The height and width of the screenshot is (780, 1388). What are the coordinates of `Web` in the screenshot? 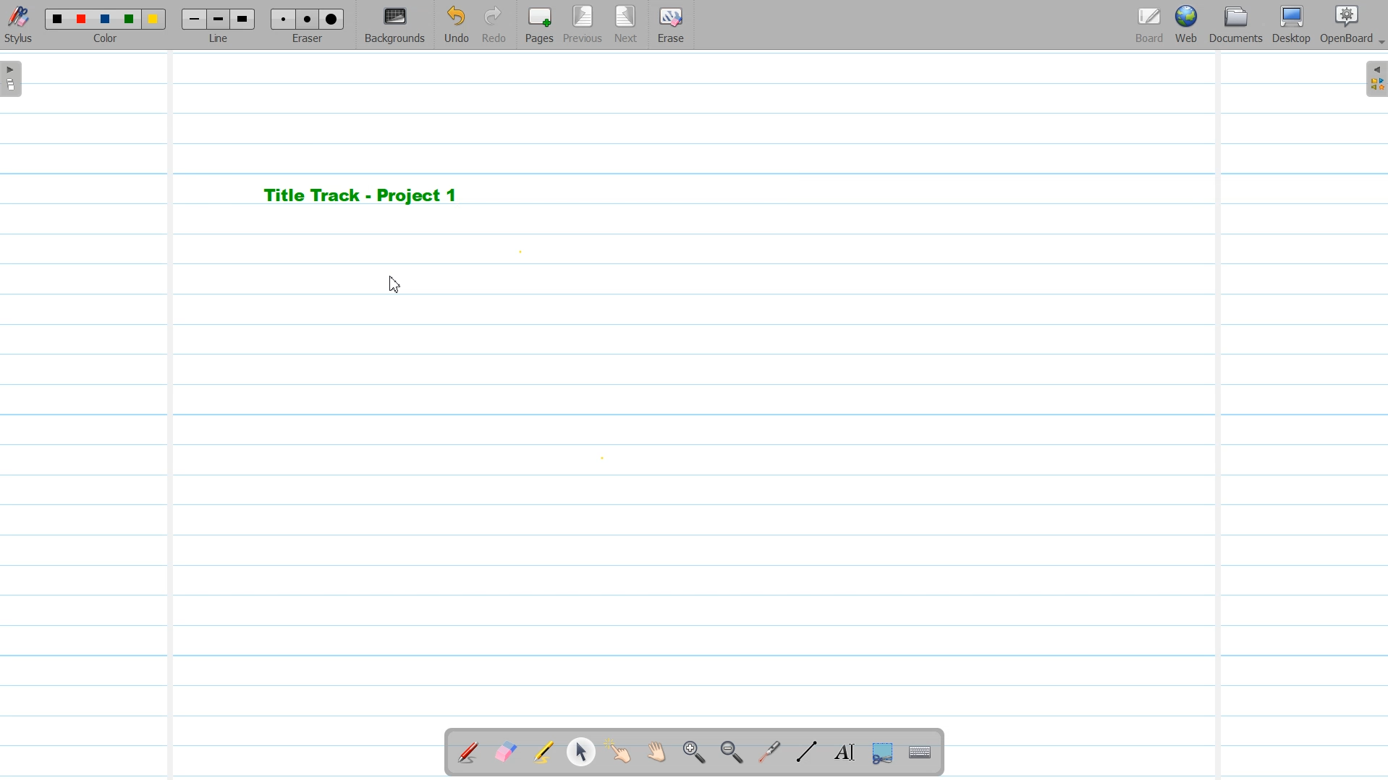 It's located at (1188, 25).